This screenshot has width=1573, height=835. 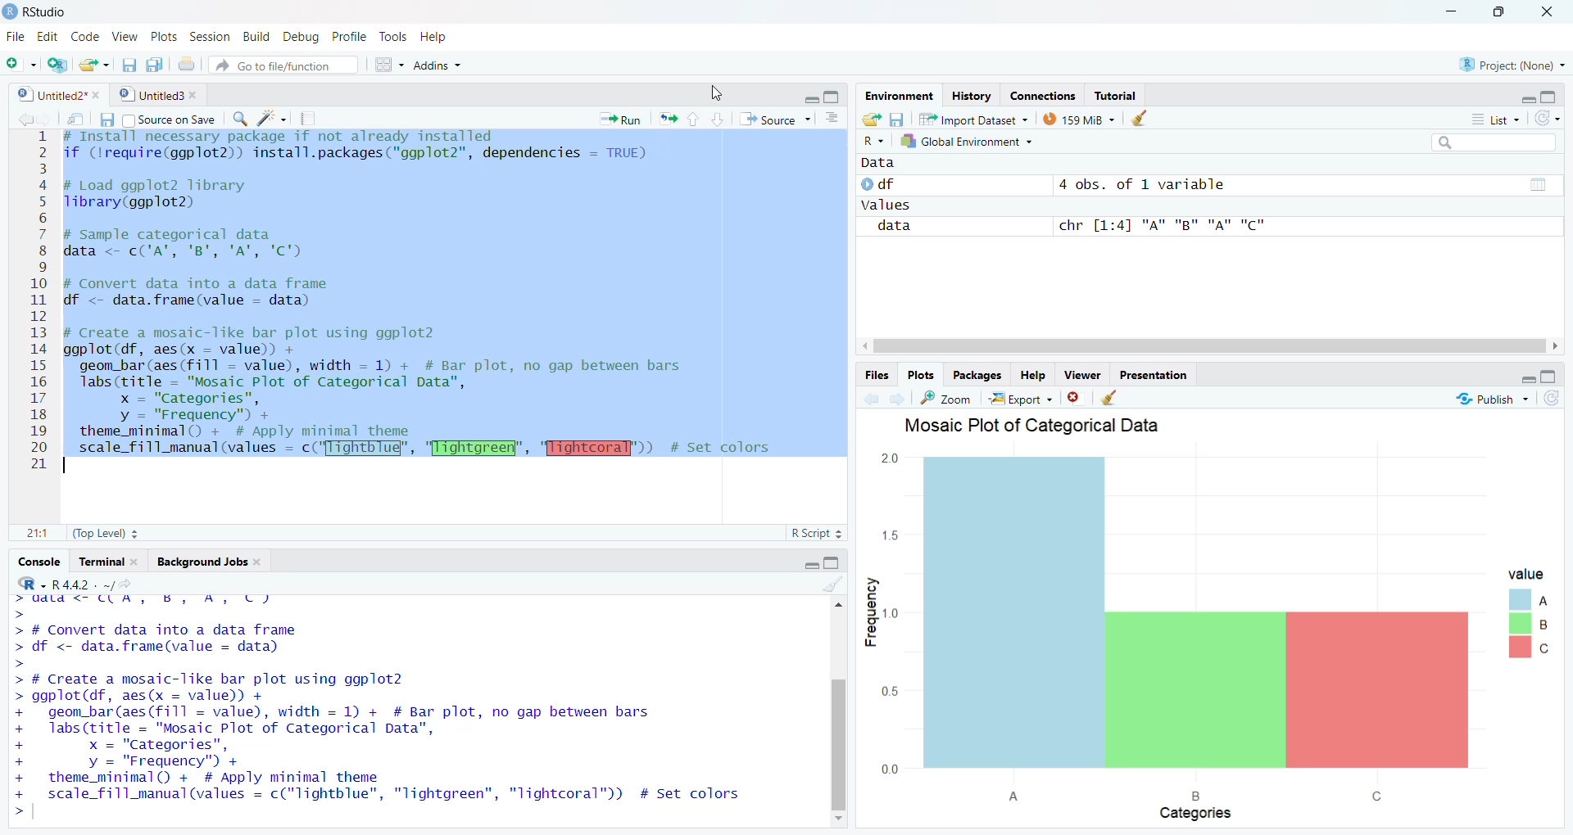 I want to click on Workspace panes, so click(x=386, y=65).